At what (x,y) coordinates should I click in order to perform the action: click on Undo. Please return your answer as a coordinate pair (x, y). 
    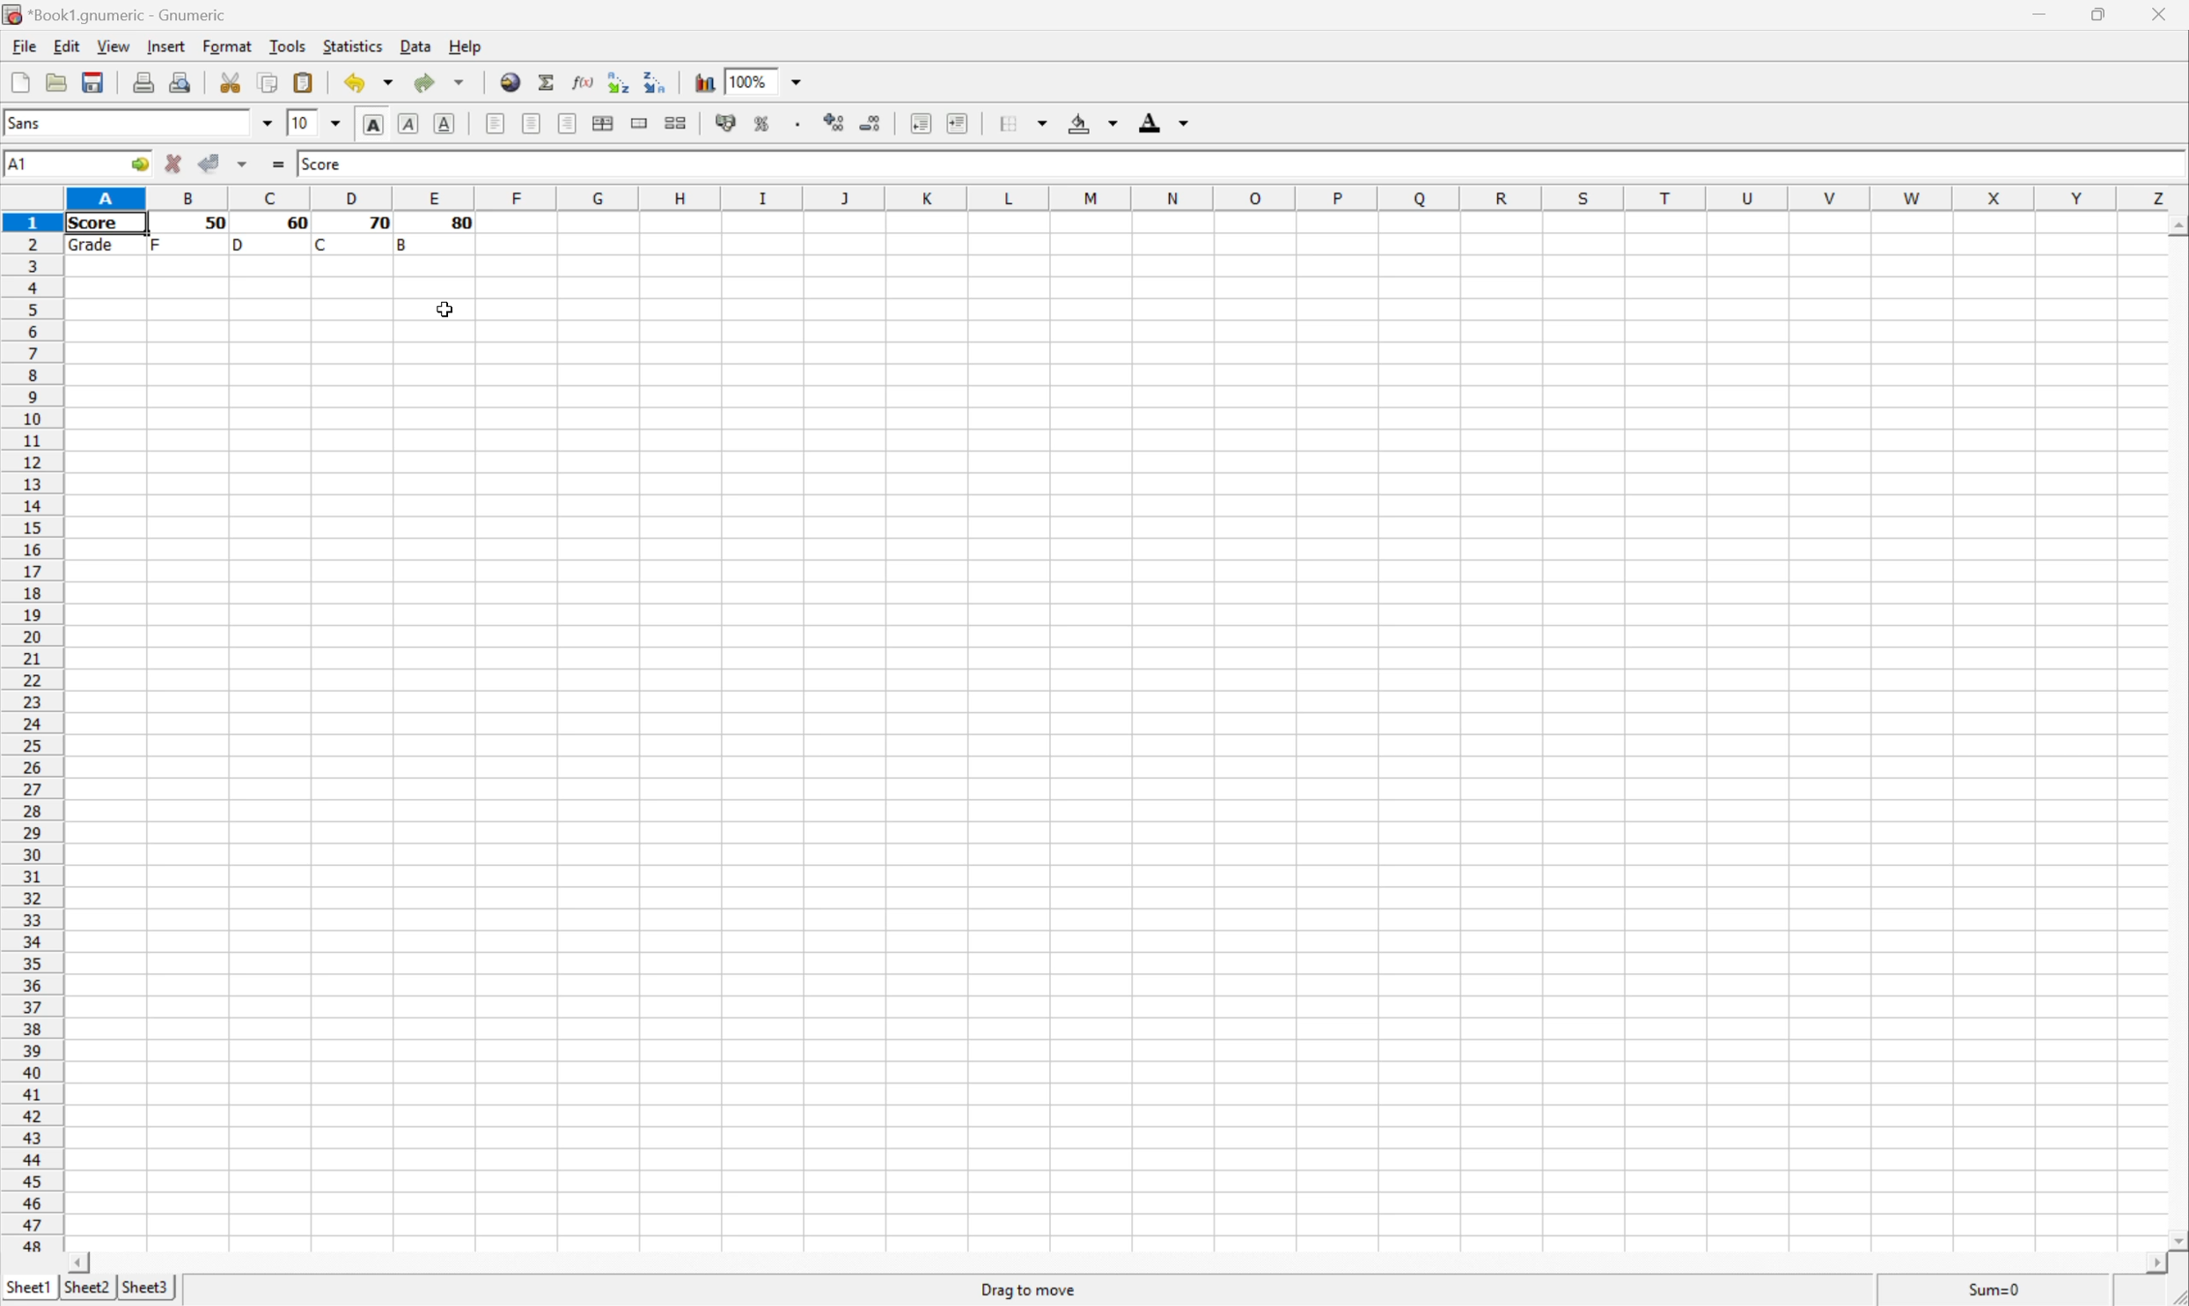
    Looking at the image, I should click on (365, 82).